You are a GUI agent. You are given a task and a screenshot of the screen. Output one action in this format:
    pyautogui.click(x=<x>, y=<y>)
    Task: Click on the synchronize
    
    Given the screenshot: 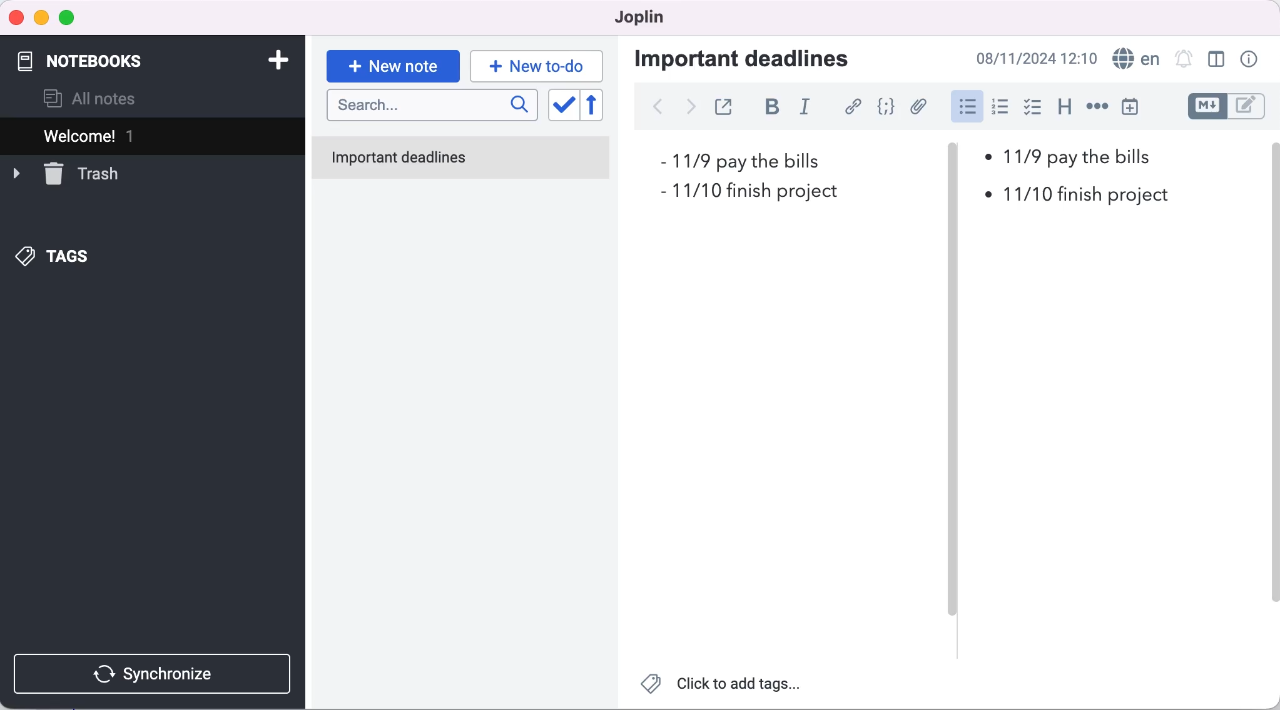 What is the action you would take?
    pyautogui.click(x=157, y=673)
    